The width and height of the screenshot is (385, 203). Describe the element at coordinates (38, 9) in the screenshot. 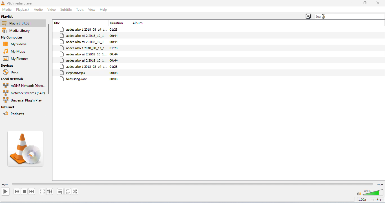

I see `audio` at that location.